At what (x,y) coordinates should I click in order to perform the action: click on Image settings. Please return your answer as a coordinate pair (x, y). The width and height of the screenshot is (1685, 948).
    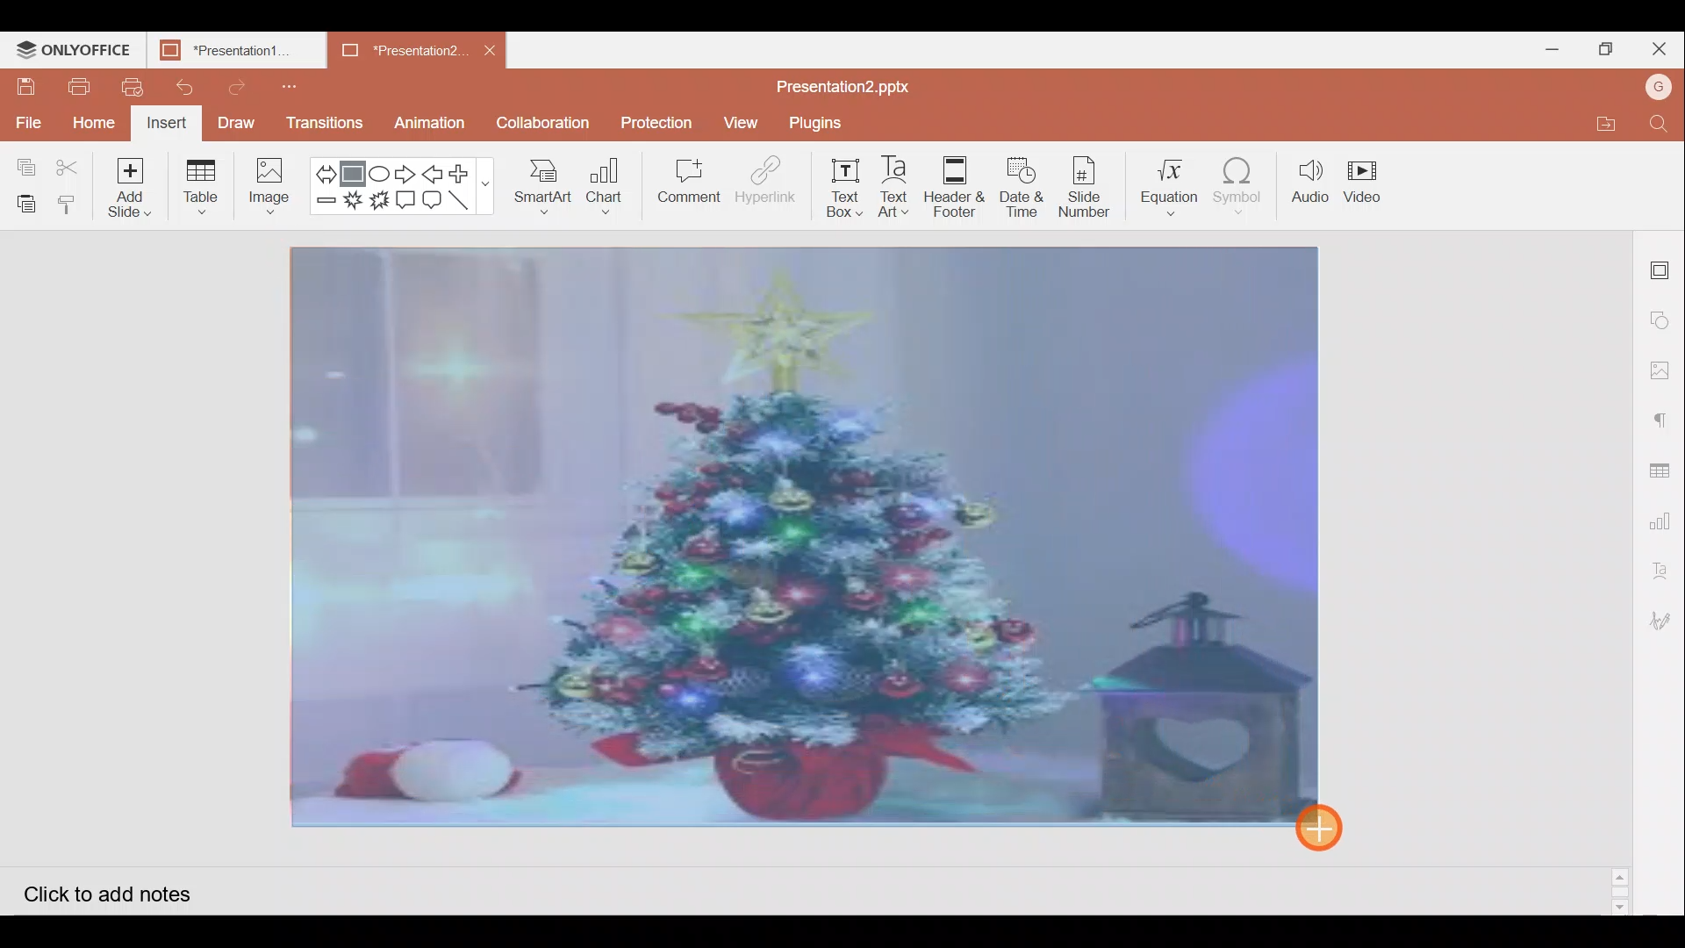
    Looking at the image, I should click on (1665, 370).